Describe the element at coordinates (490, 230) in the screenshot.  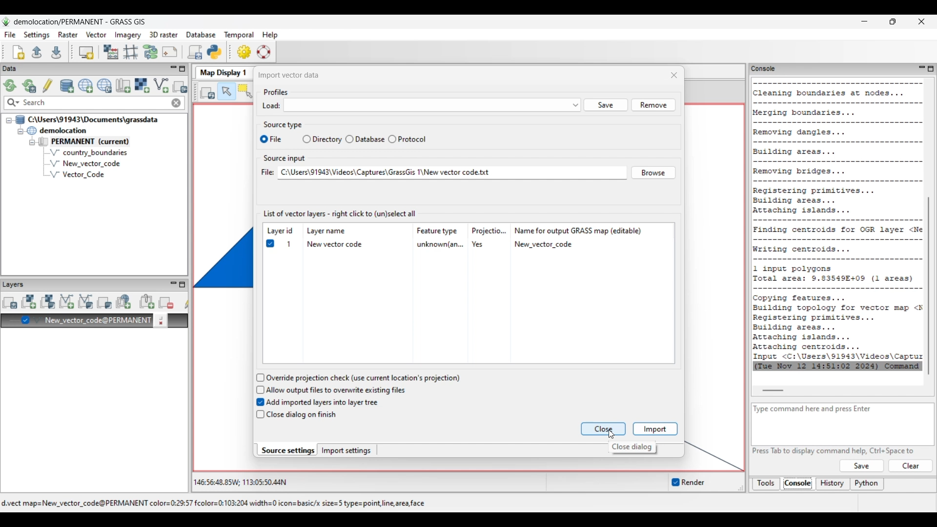
I see `Projectio...` at that location.